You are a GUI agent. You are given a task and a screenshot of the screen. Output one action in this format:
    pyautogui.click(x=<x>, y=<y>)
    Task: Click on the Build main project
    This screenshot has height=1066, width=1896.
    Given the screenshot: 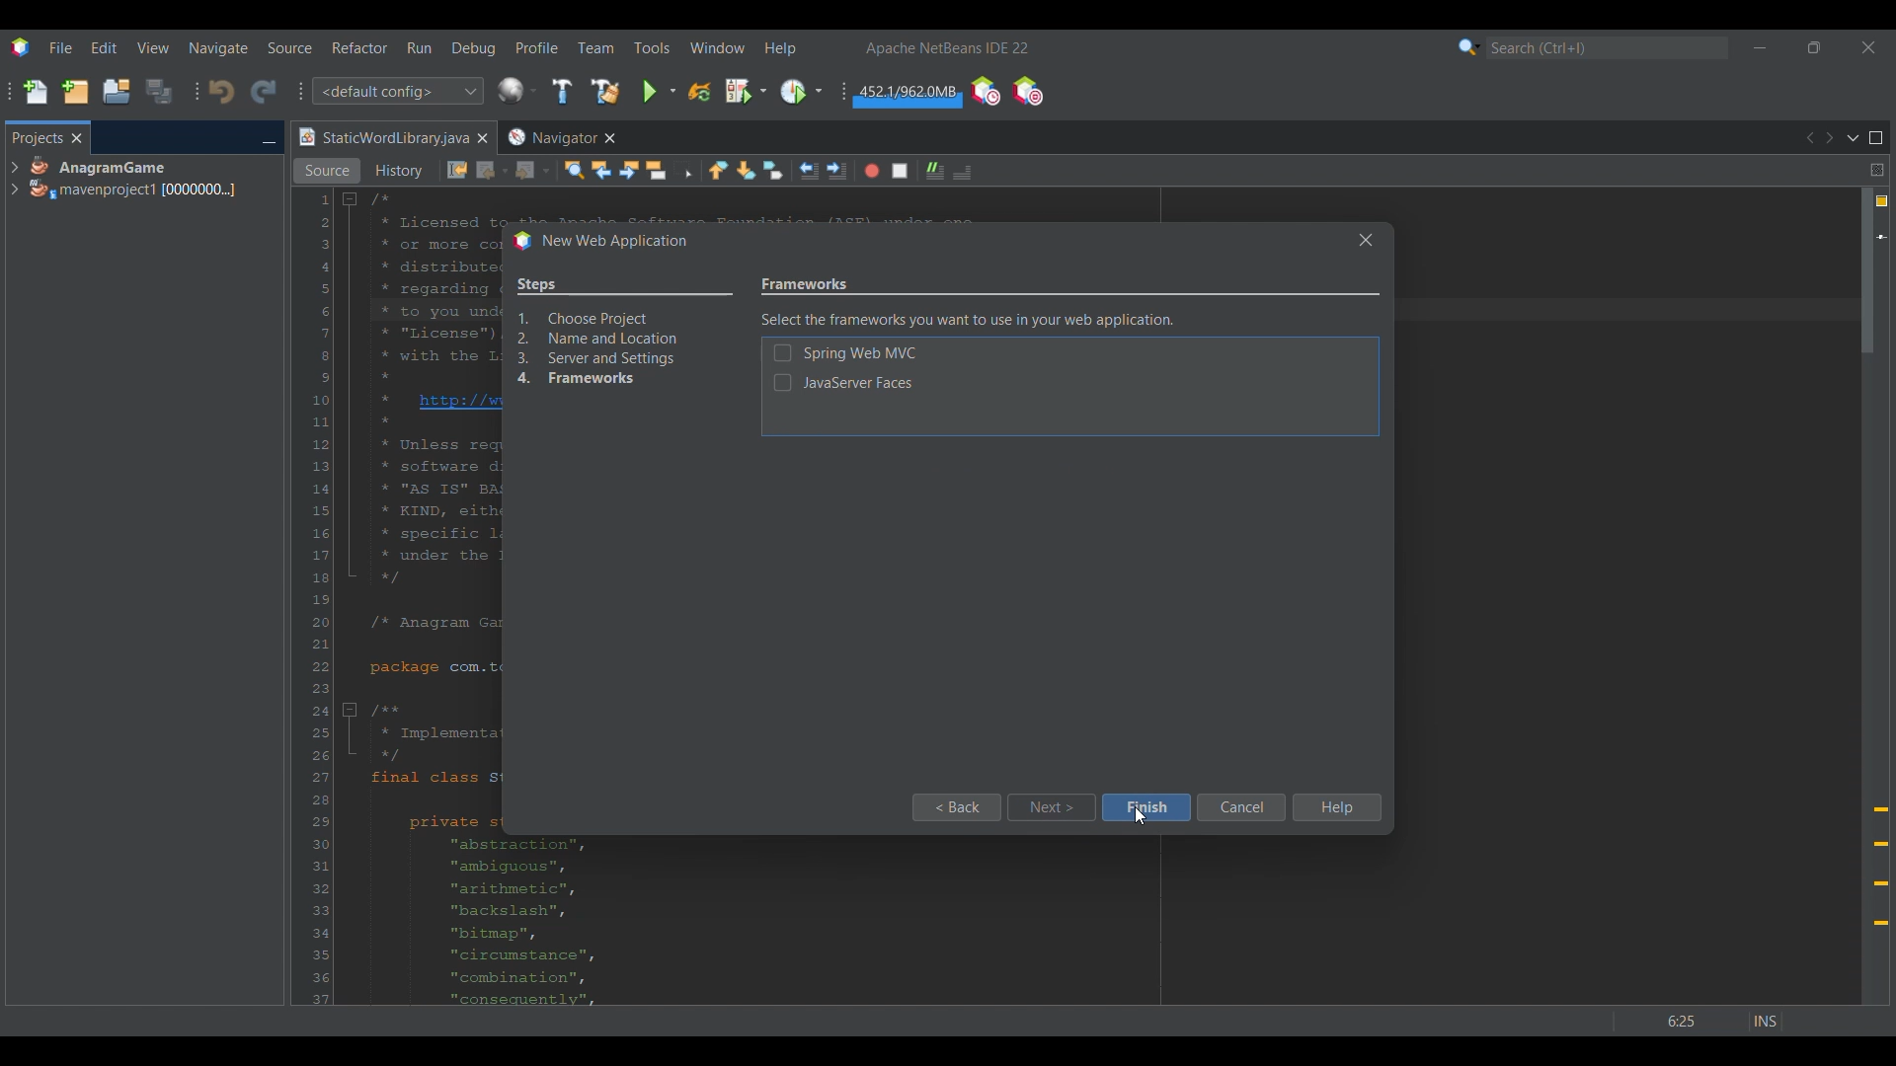 What is the action you would take?
    pyautogui.click(x=561, y=91)
    